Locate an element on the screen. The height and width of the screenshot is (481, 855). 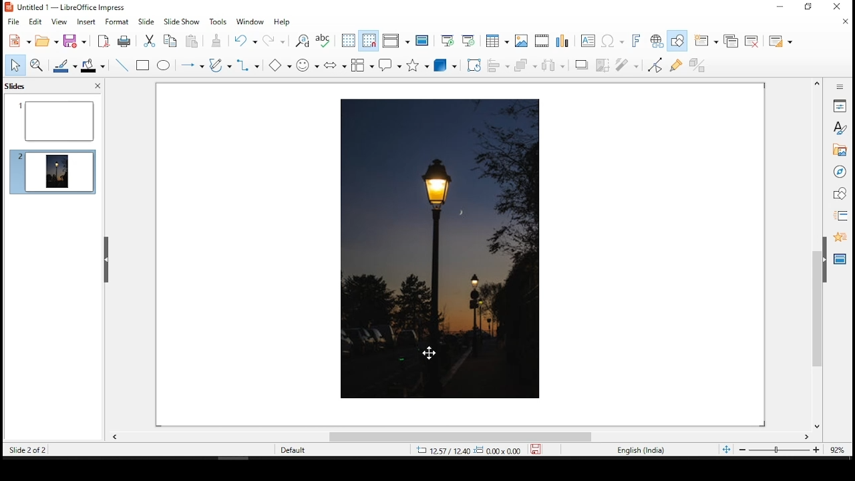
slide 1 is located at coordinates (57, 120).